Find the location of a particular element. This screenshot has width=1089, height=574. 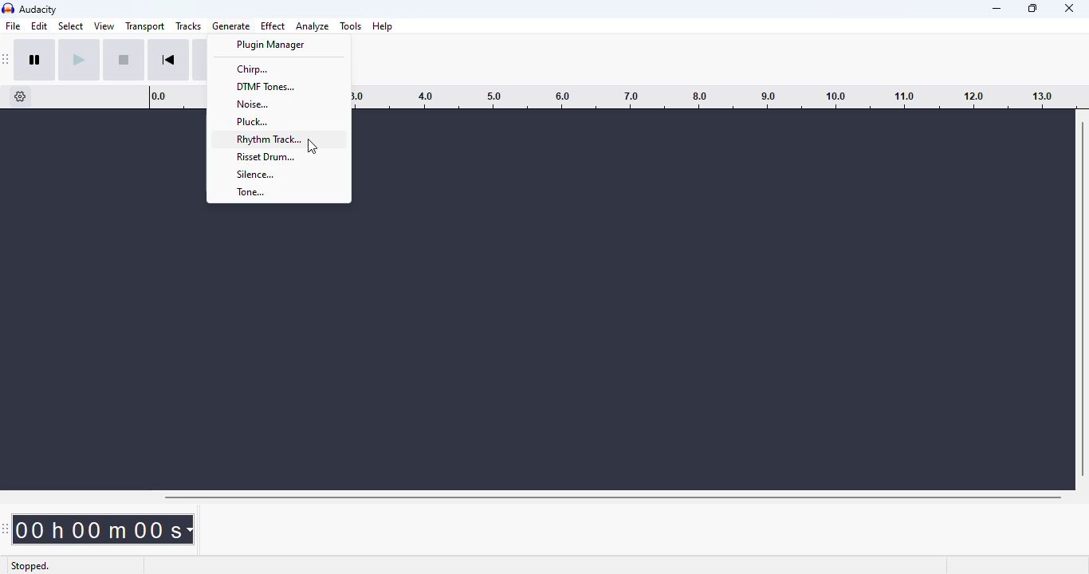

time is located at coordinates (104, 529).